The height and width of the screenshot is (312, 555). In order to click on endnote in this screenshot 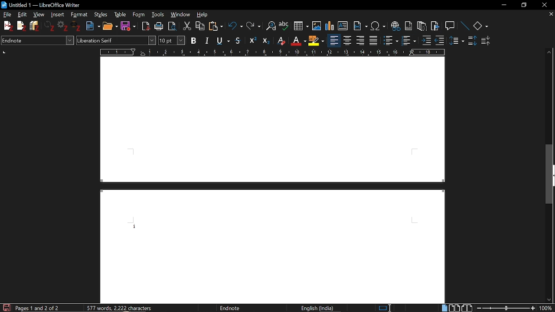, I will do `click(239, 308)`.